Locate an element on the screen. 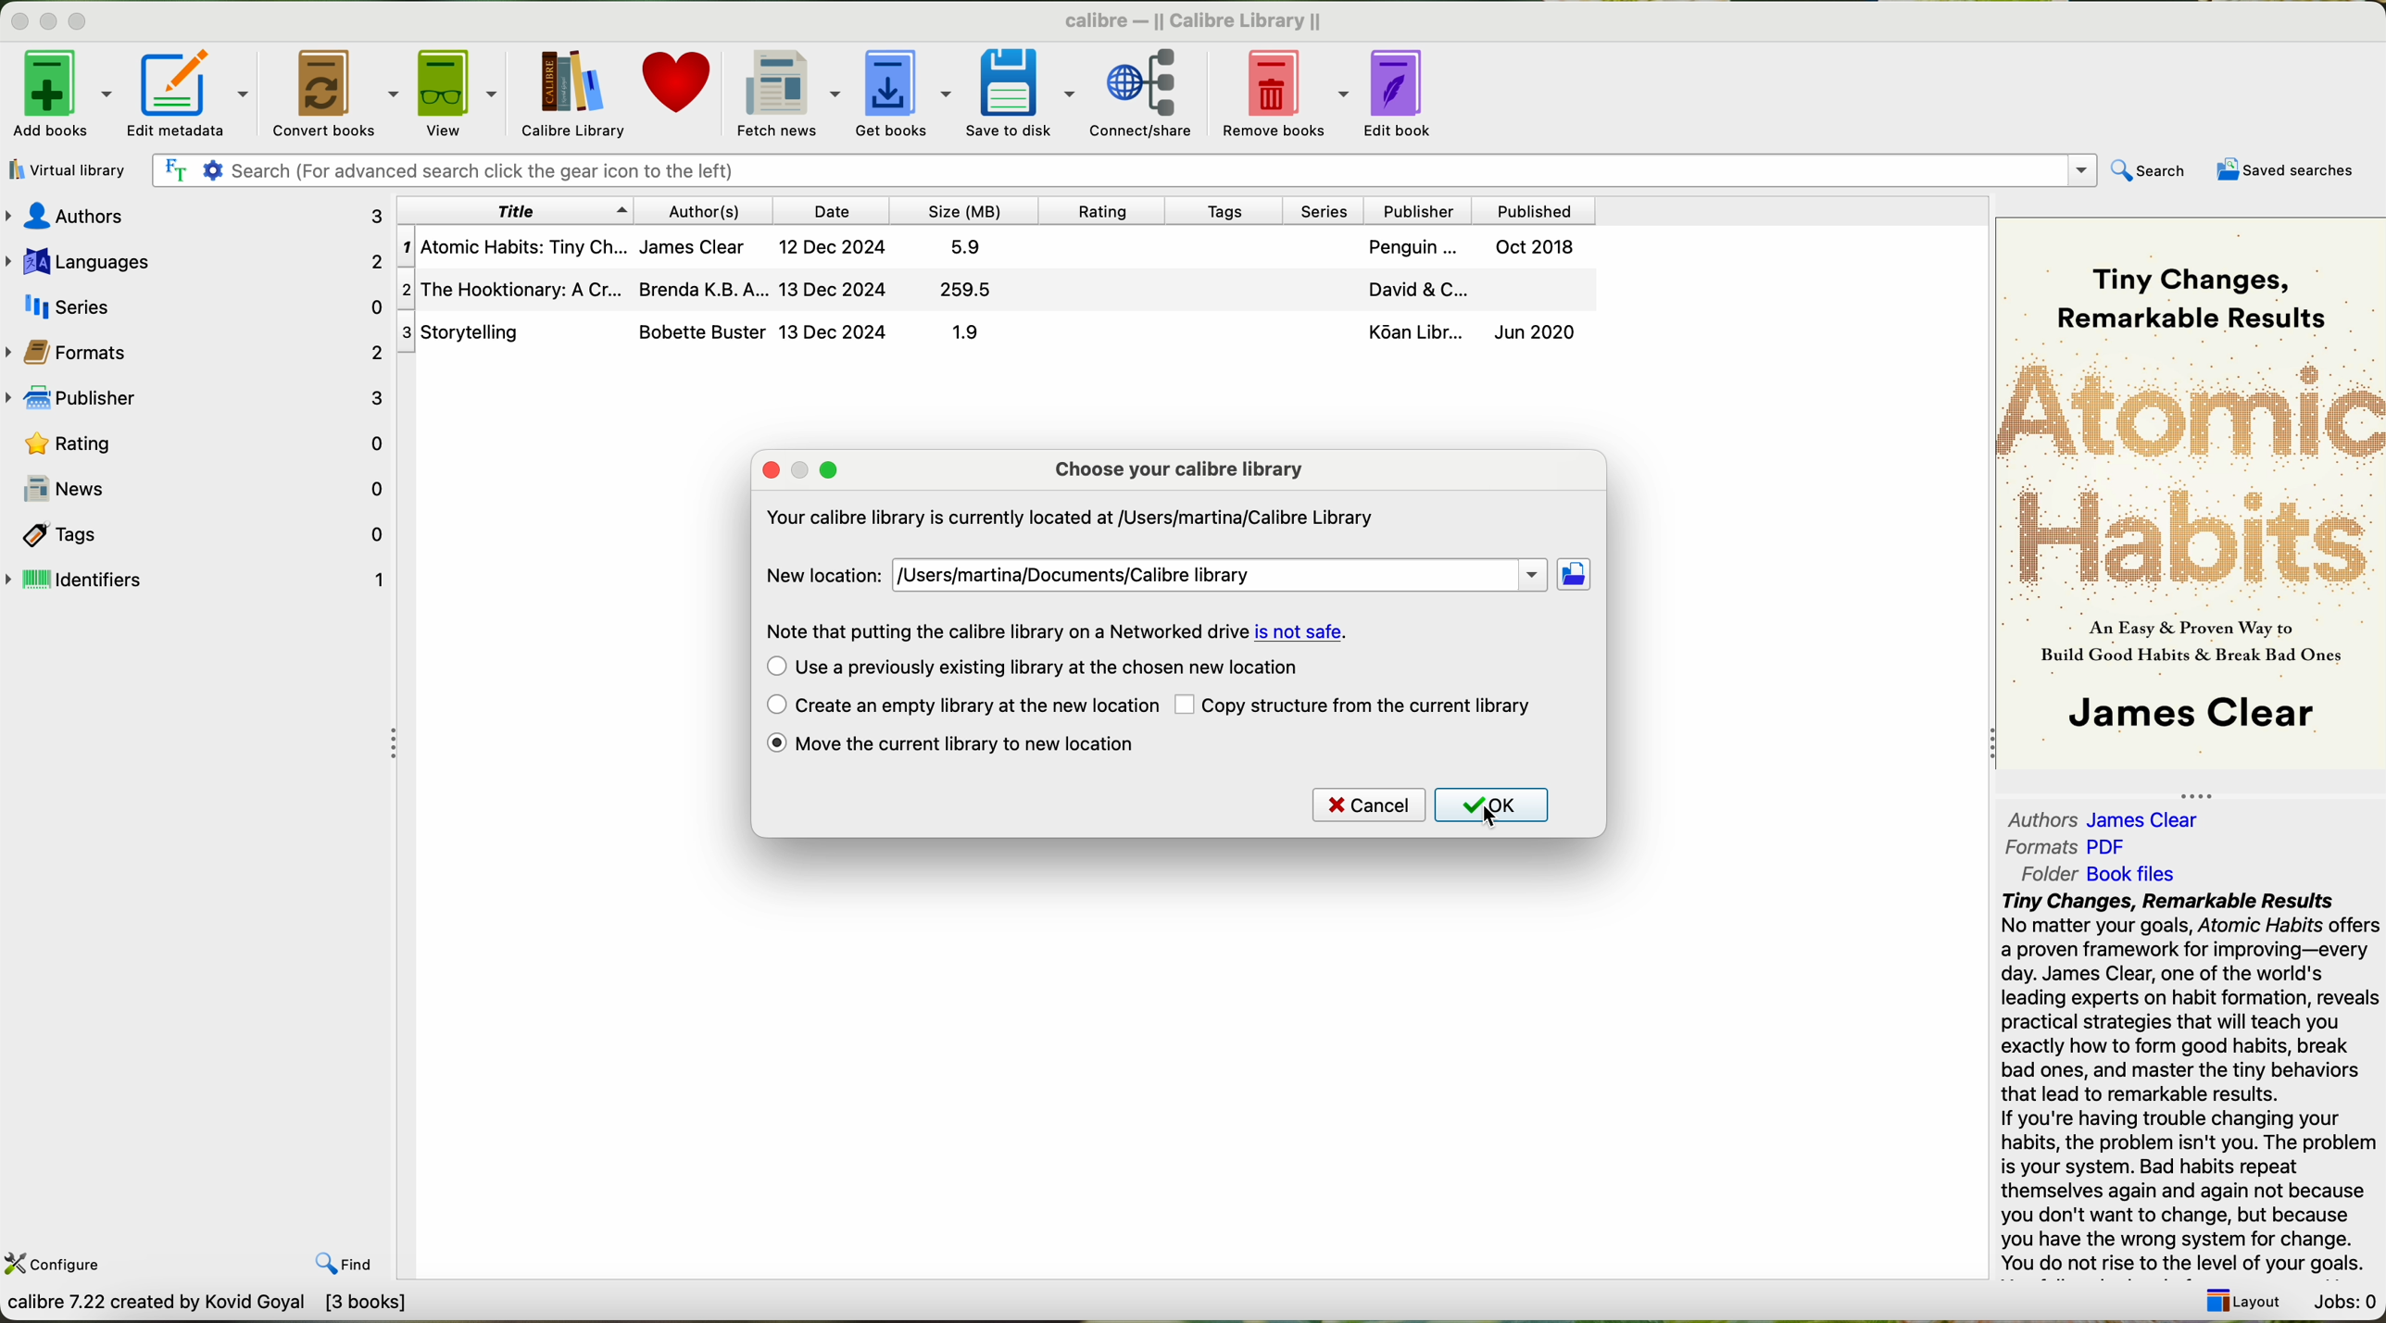 This screenshot has width=2386, height=1323. series is located at coordinates (1330, 210).